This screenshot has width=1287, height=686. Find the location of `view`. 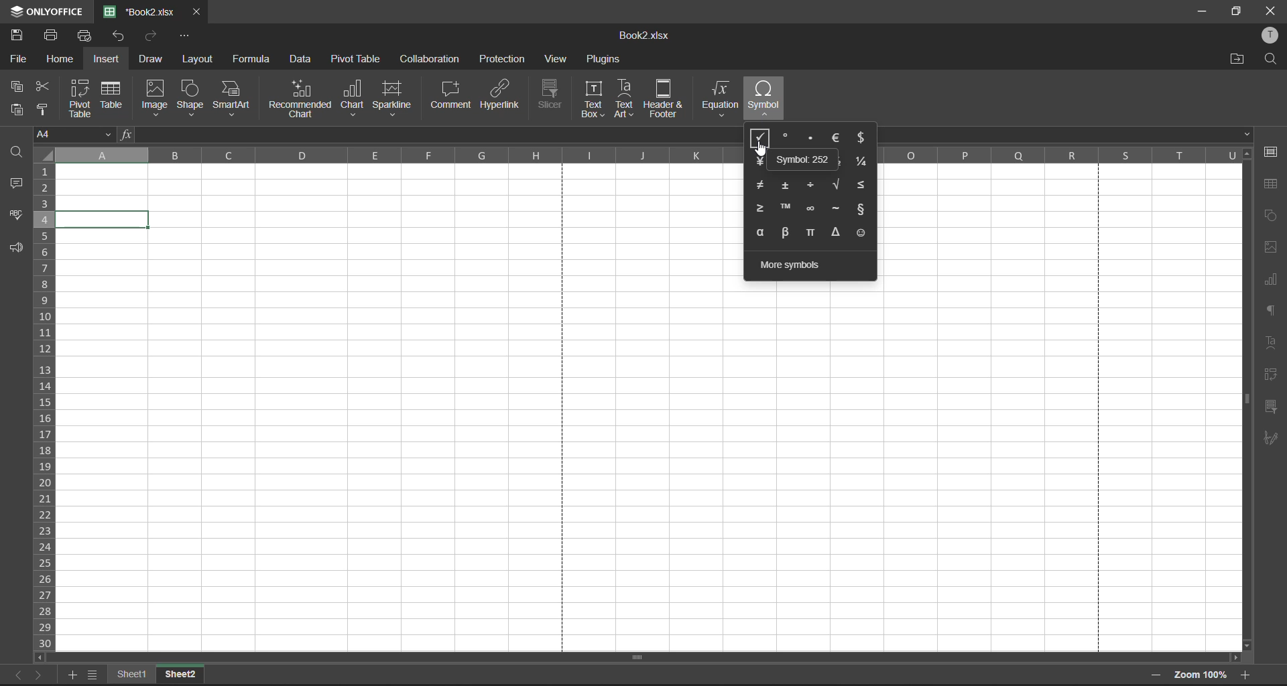

view is located at coordinates (555, 60).